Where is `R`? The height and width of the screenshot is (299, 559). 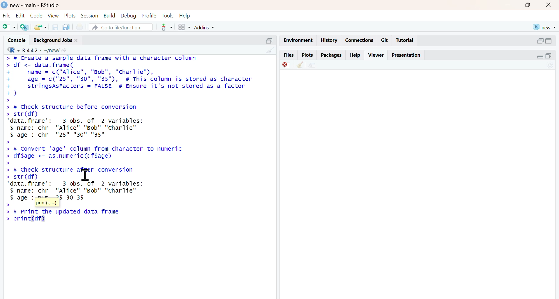
R is located at coordinates (13, 50).